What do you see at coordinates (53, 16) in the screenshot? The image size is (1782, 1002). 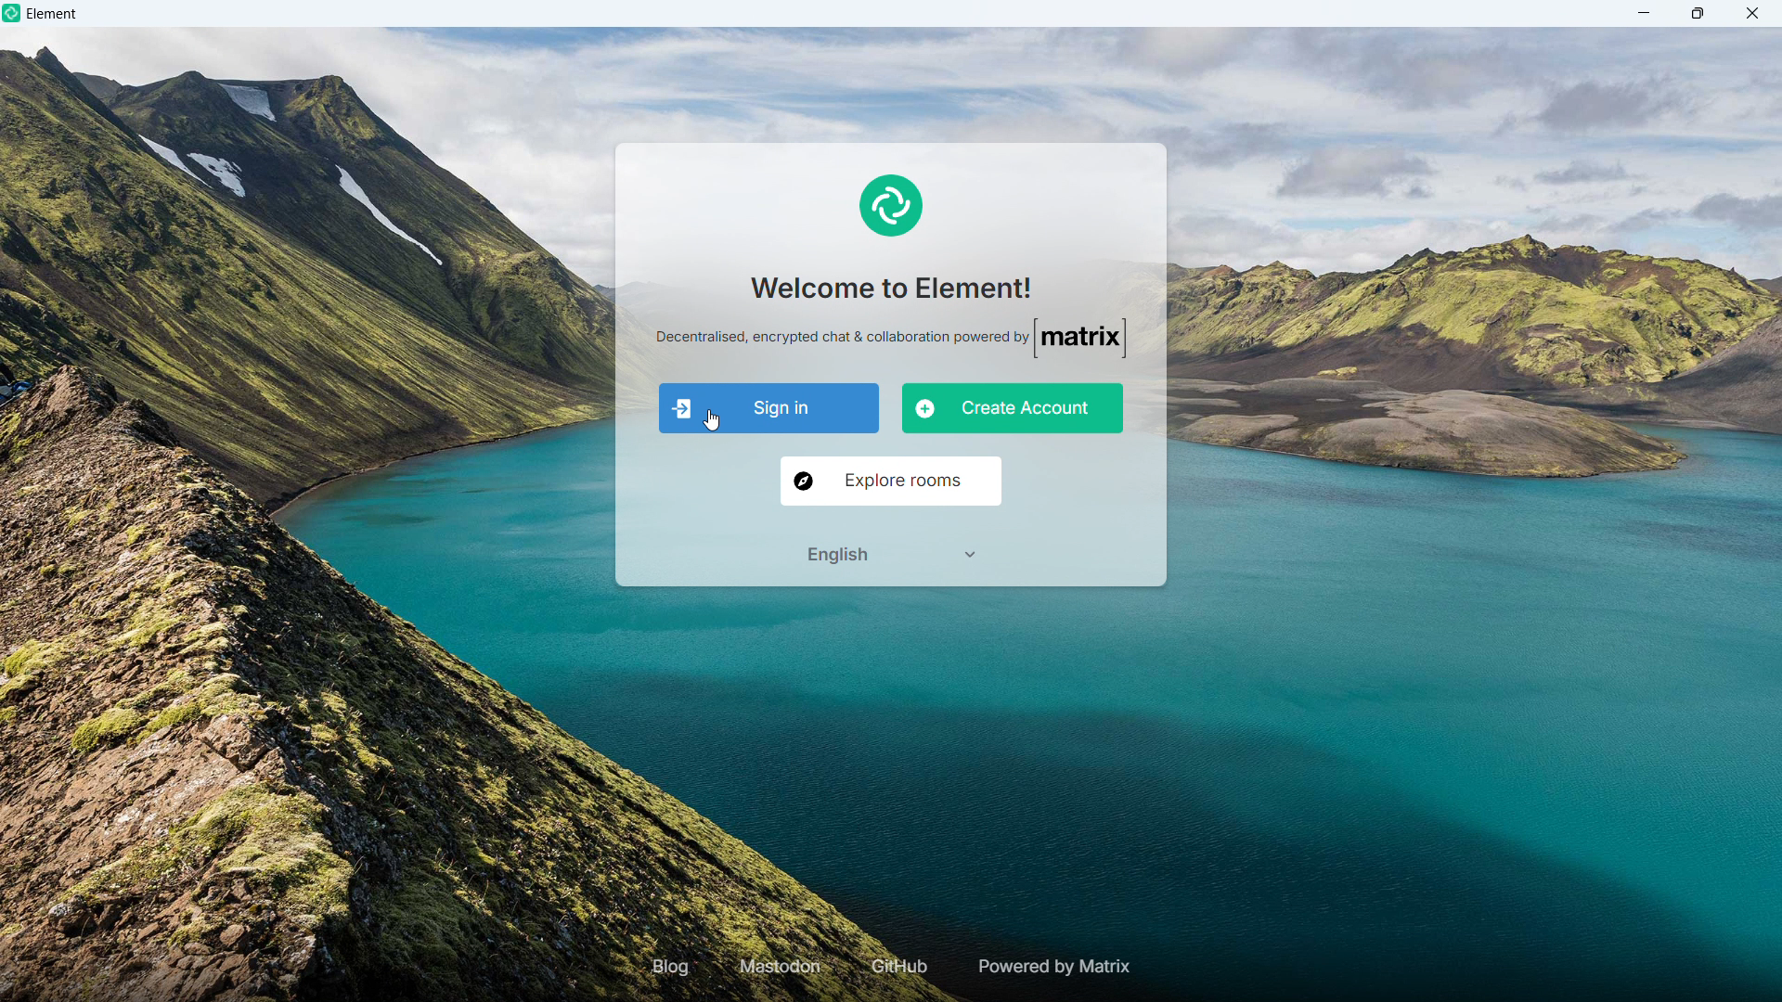 I see `element` at bounding box center [53, 16].